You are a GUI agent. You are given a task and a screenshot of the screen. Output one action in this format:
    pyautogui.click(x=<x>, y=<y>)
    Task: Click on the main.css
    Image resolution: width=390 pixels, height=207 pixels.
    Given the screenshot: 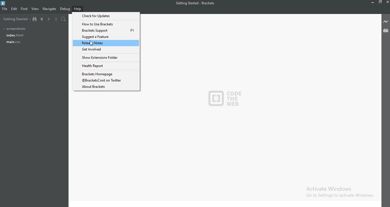 What is the action you would take?
    pyautogui.click(x=14, y=42)
    